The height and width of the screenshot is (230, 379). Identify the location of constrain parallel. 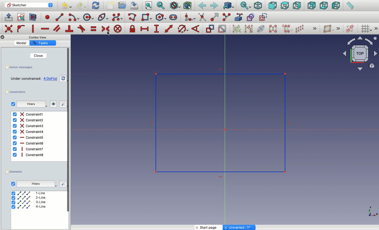
(57, 28).